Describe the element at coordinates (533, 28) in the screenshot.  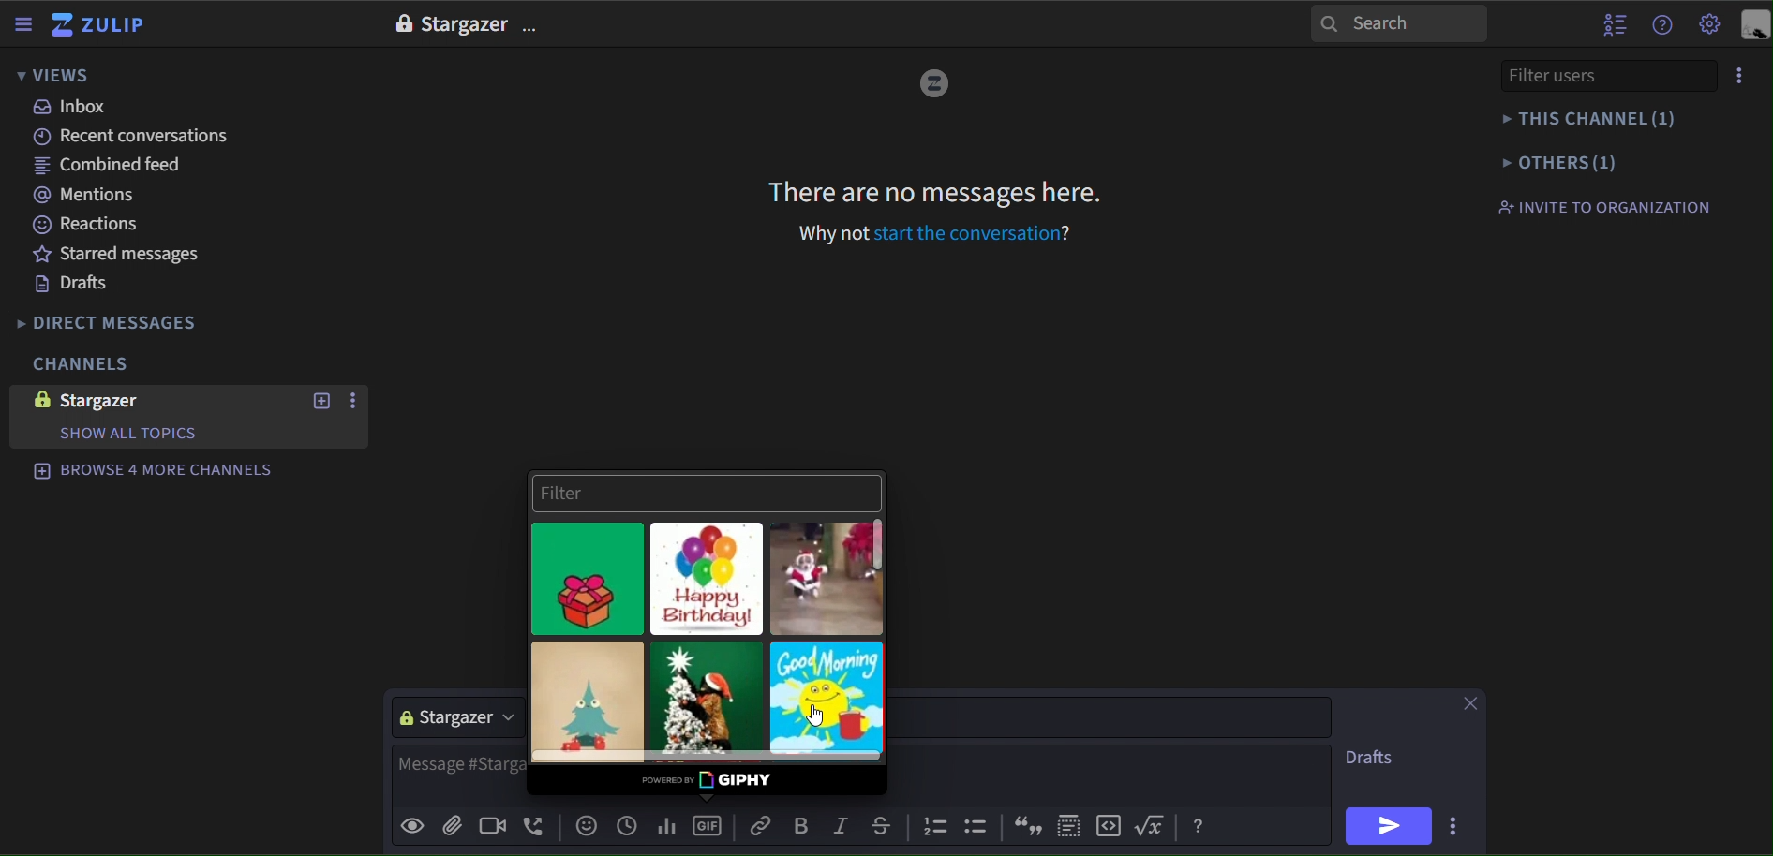
I see `options` at that location.